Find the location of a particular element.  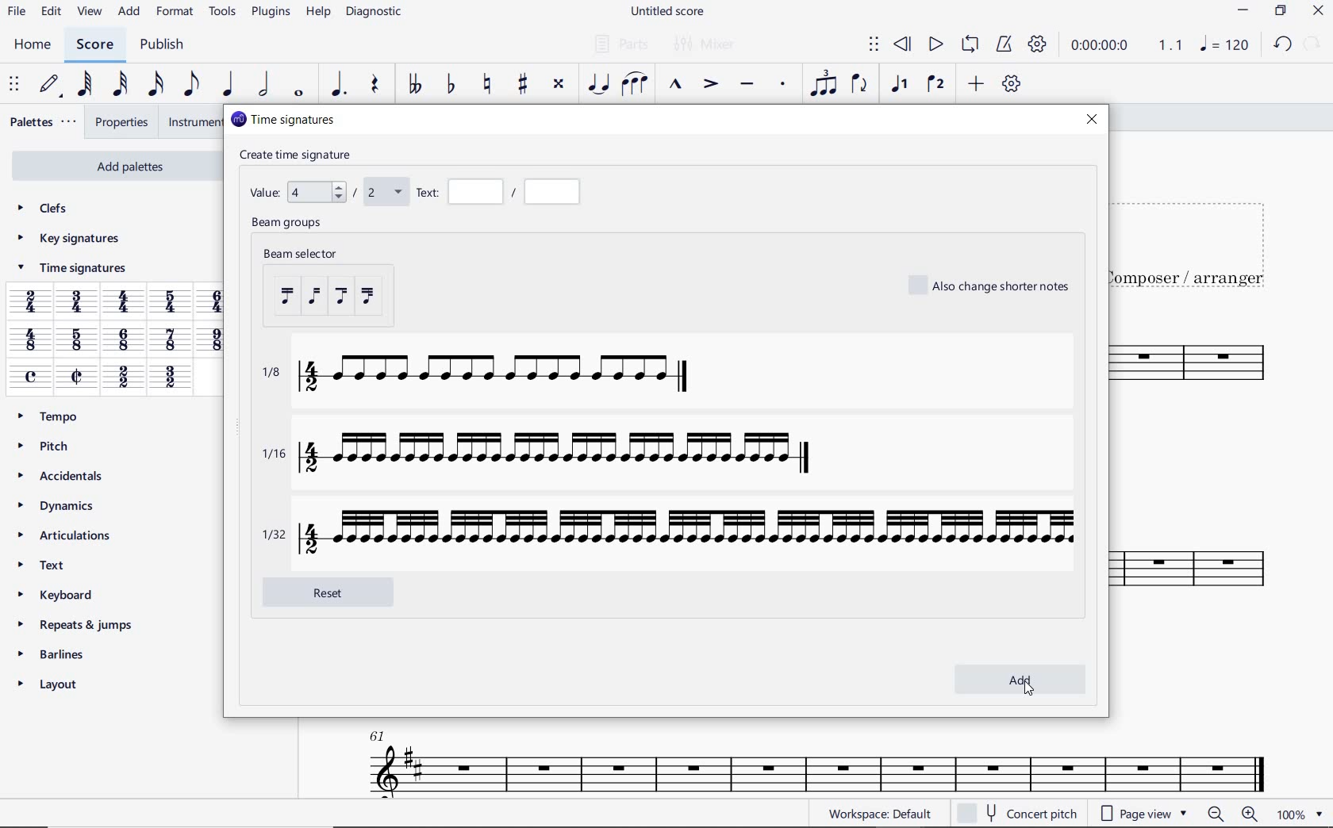

4/8 is located at coordinates (30, 341).